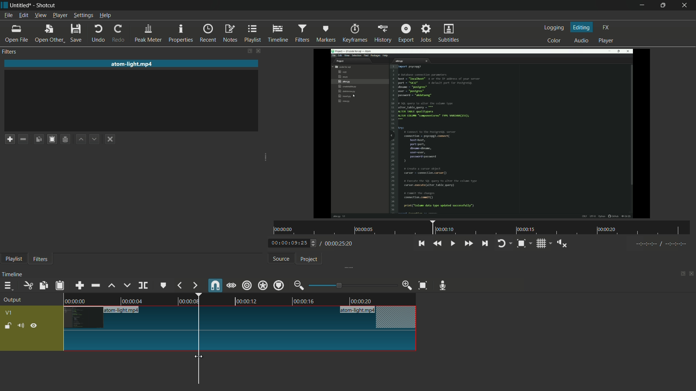 The image size is (696, 391). What do you see at coordinates (555, 28) in the screenshot?
I see `logging` at bounding box center [555, 28].